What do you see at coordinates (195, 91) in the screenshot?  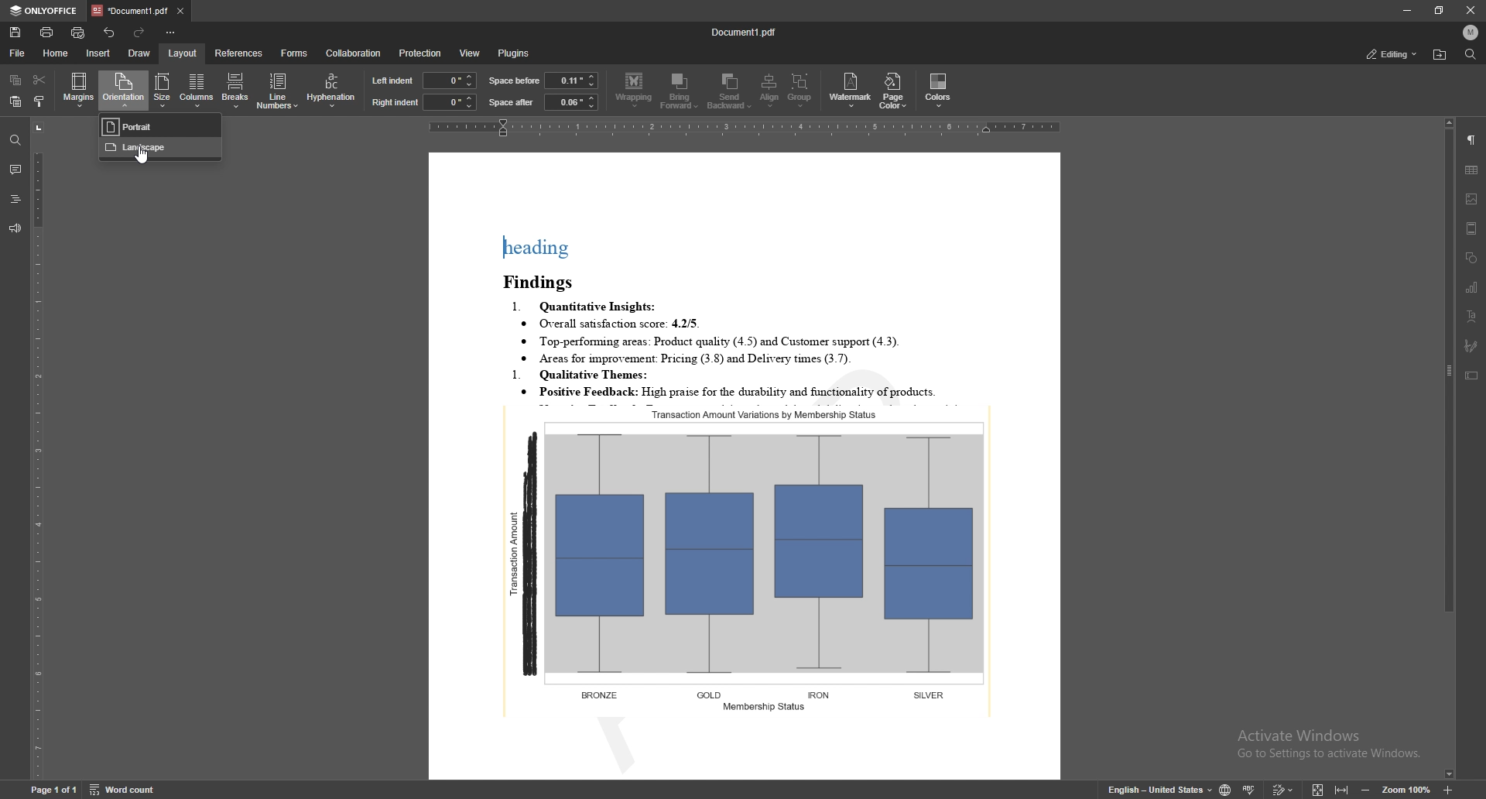 I see `columns` at bounding box center [195, 91].